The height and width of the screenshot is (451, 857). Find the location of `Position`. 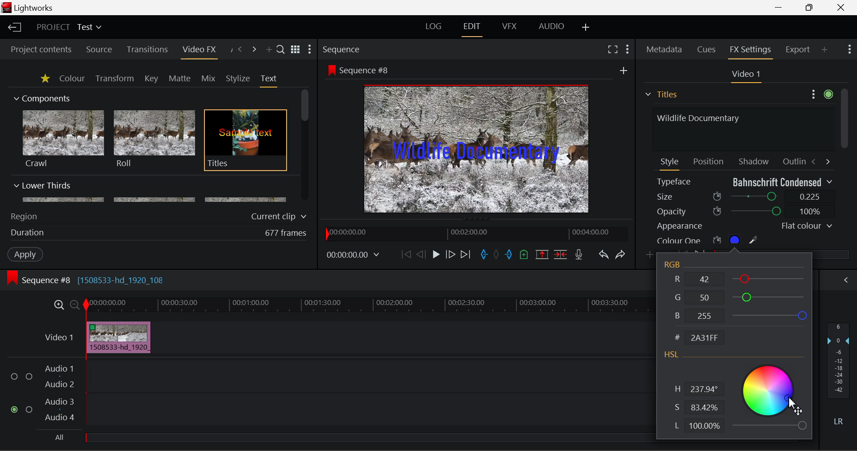

Position is located at coordinates (710, 161).